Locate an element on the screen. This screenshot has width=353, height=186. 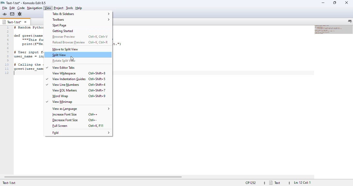
shortcut for word wrap is located at coordinates (97, 96).